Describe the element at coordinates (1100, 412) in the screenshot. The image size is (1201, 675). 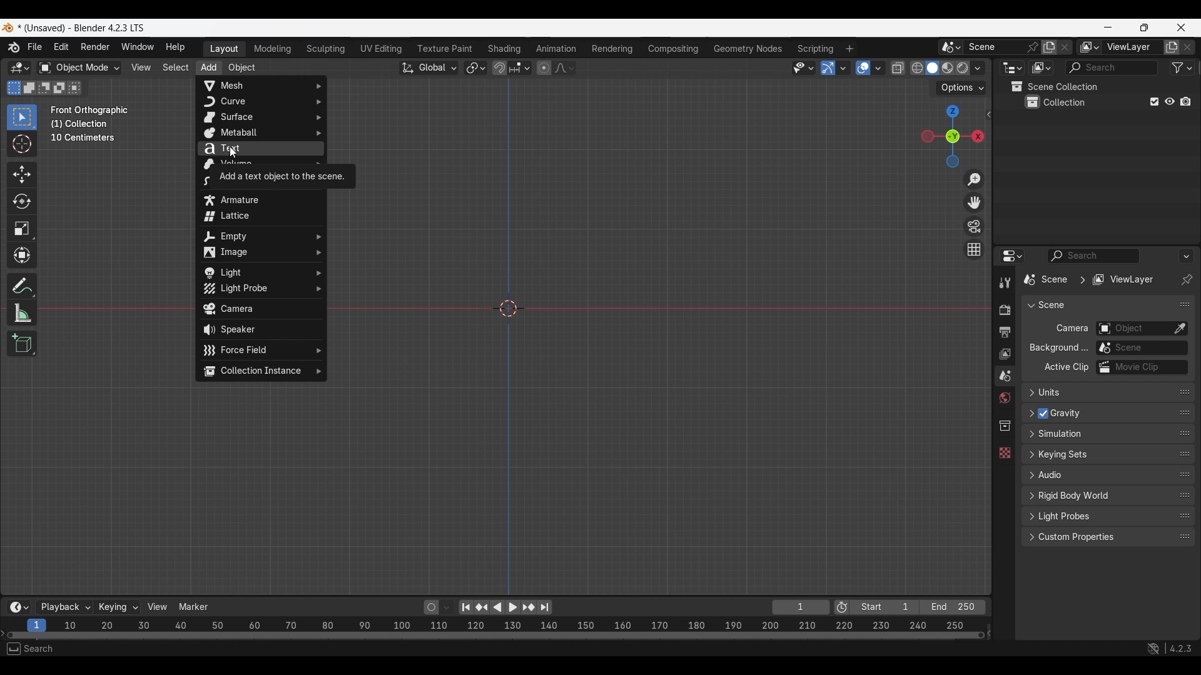
I see `Click to expand` at that location.